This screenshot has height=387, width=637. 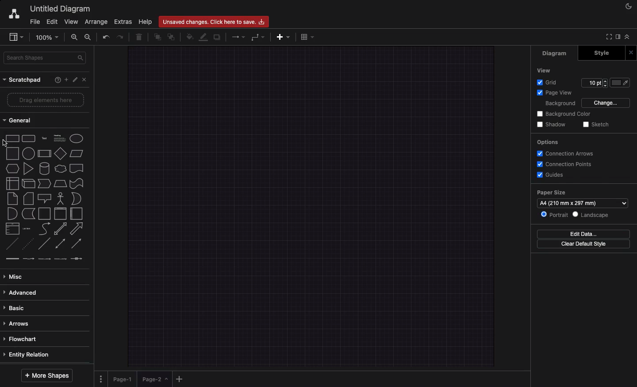 What do you see at coordinates (105, 36) in the screenshot?
I see `Undo` at bounding box center [105, 36].